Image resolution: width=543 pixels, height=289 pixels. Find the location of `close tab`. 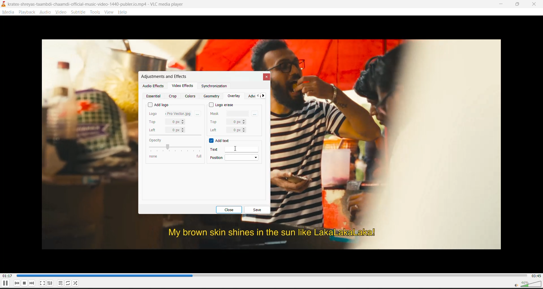

close tab is located at coordinates (266, 77).